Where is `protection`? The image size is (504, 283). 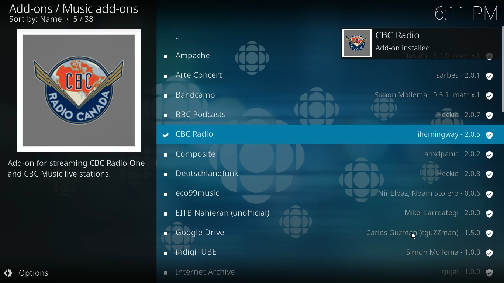 protection is located at coordinates (446, 214).